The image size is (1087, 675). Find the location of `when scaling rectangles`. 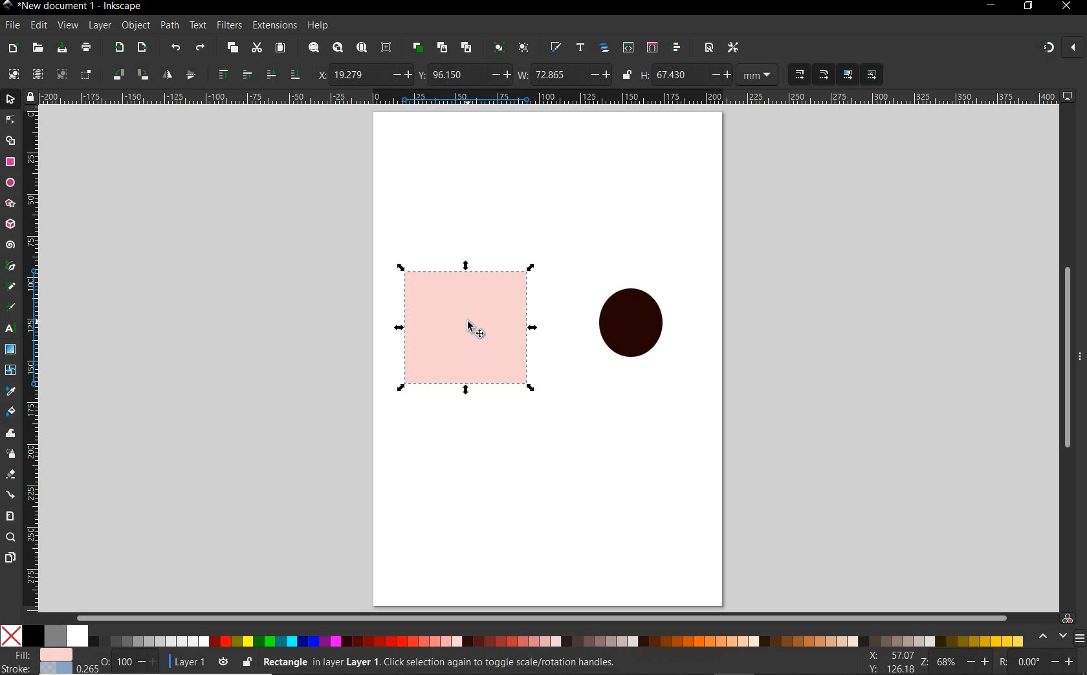

when scaling rectangles is located at coordinates (824, 75).